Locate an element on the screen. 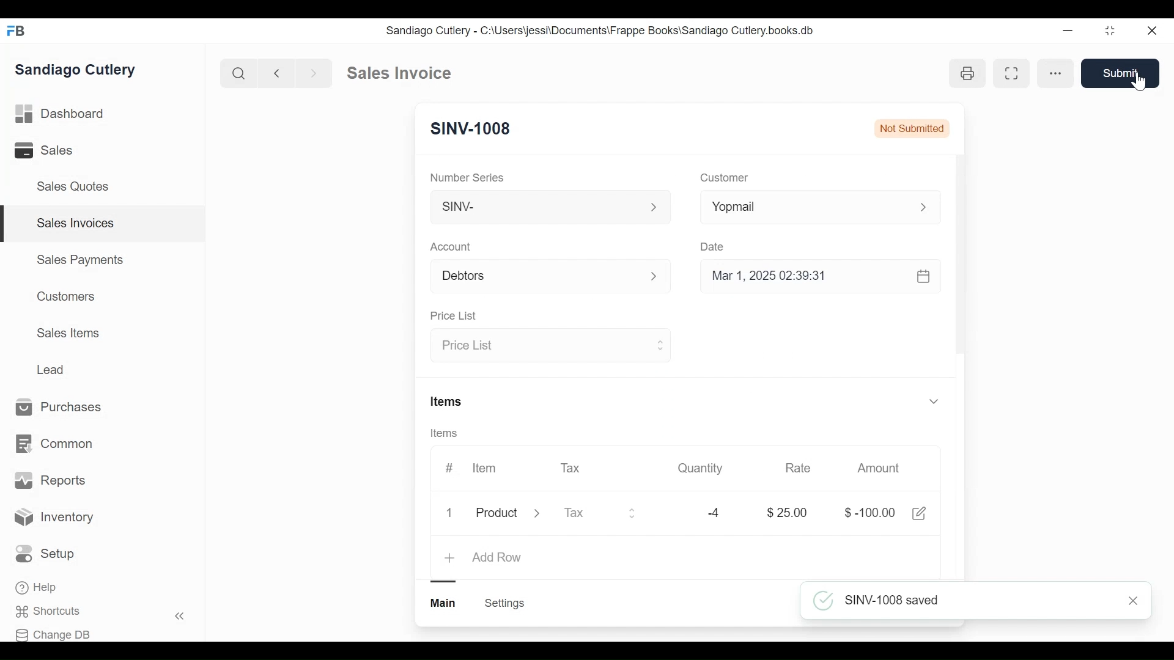 Image resolution: width=1174 pixels, height=660 pixels. Sales Invoices is located at coordinates (76, 223).